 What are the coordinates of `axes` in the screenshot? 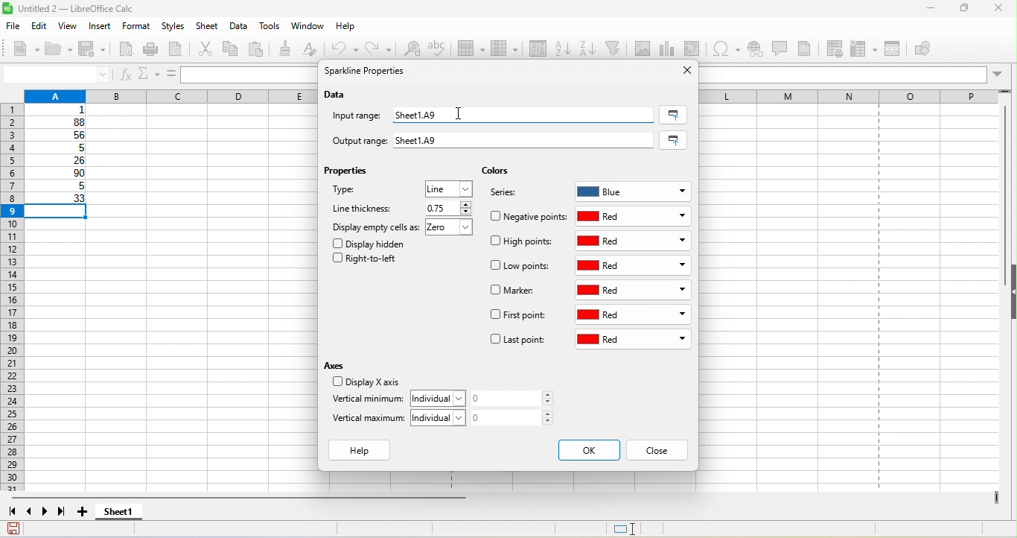 It's located at (337, 365).